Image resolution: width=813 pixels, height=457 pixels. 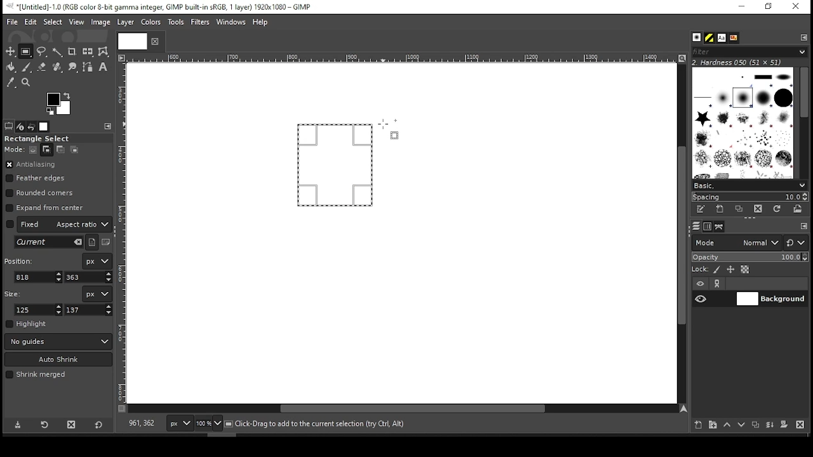 I want to click on filters, so click(x=748, y=52).